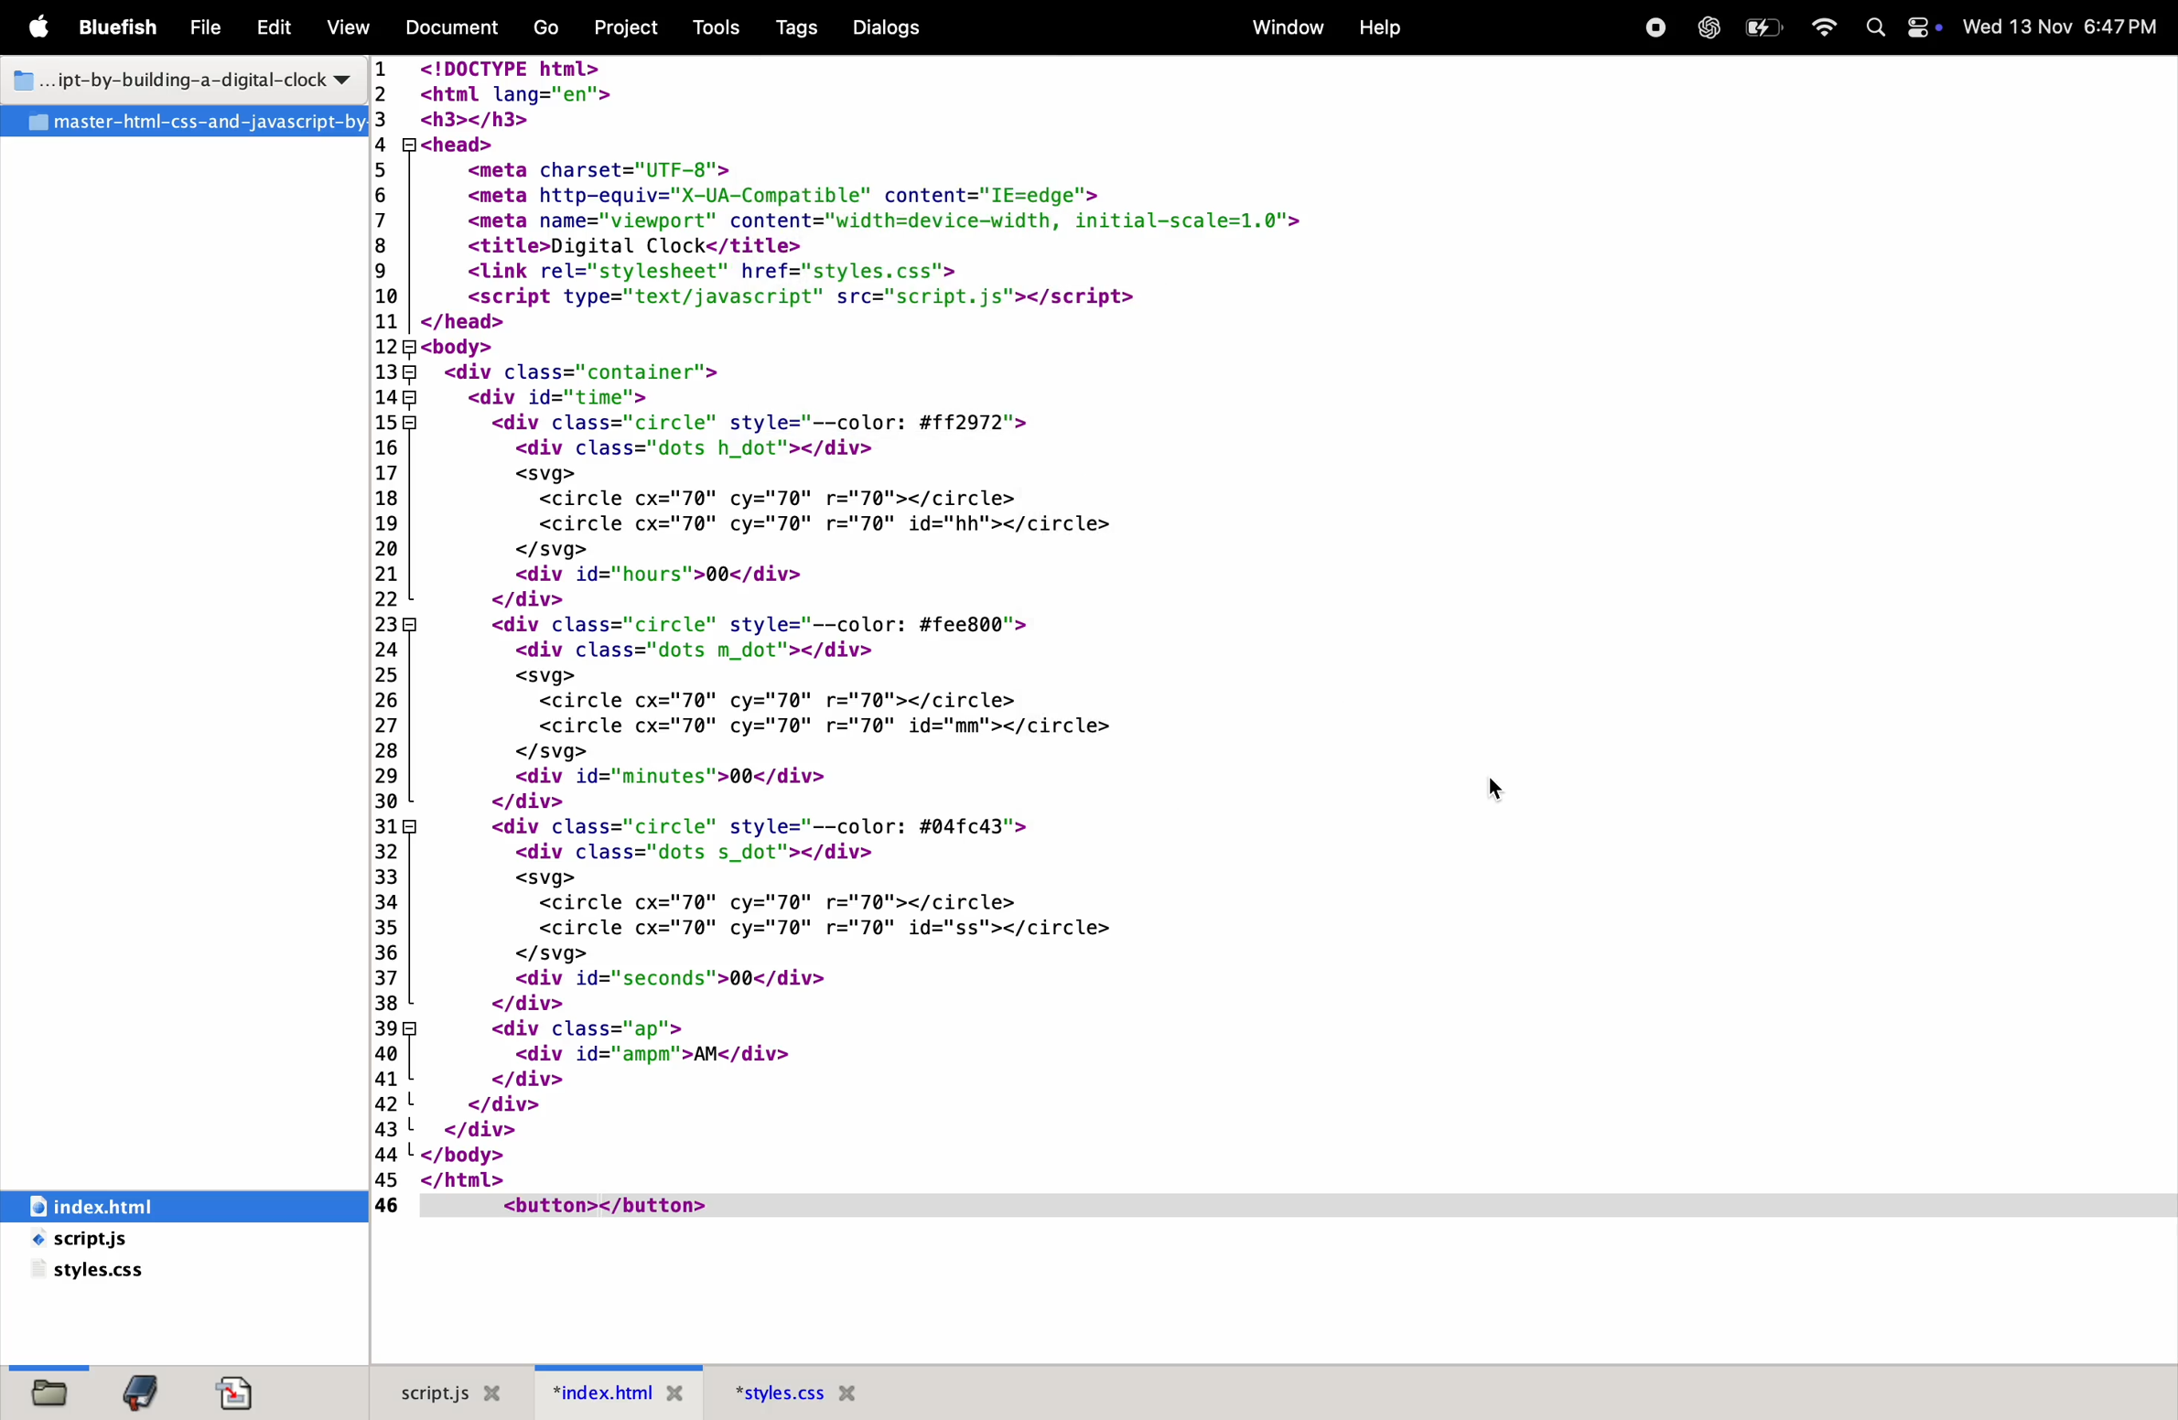  What do you see at coordinates (775, 1393) in the screenshot?
I see `Style.css` at bounding box center [775, 1393].